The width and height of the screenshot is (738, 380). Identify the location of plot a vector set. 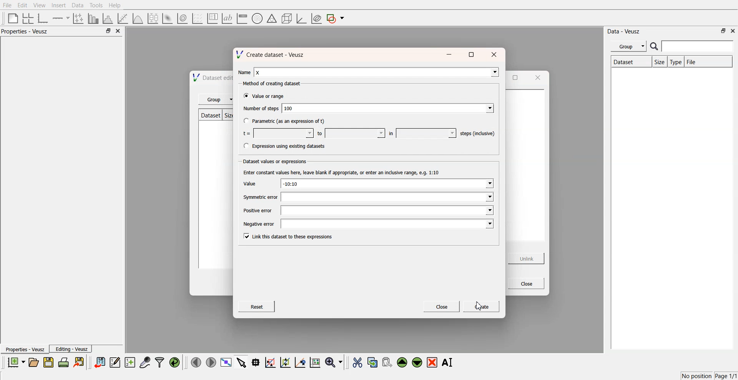
(198, 18).